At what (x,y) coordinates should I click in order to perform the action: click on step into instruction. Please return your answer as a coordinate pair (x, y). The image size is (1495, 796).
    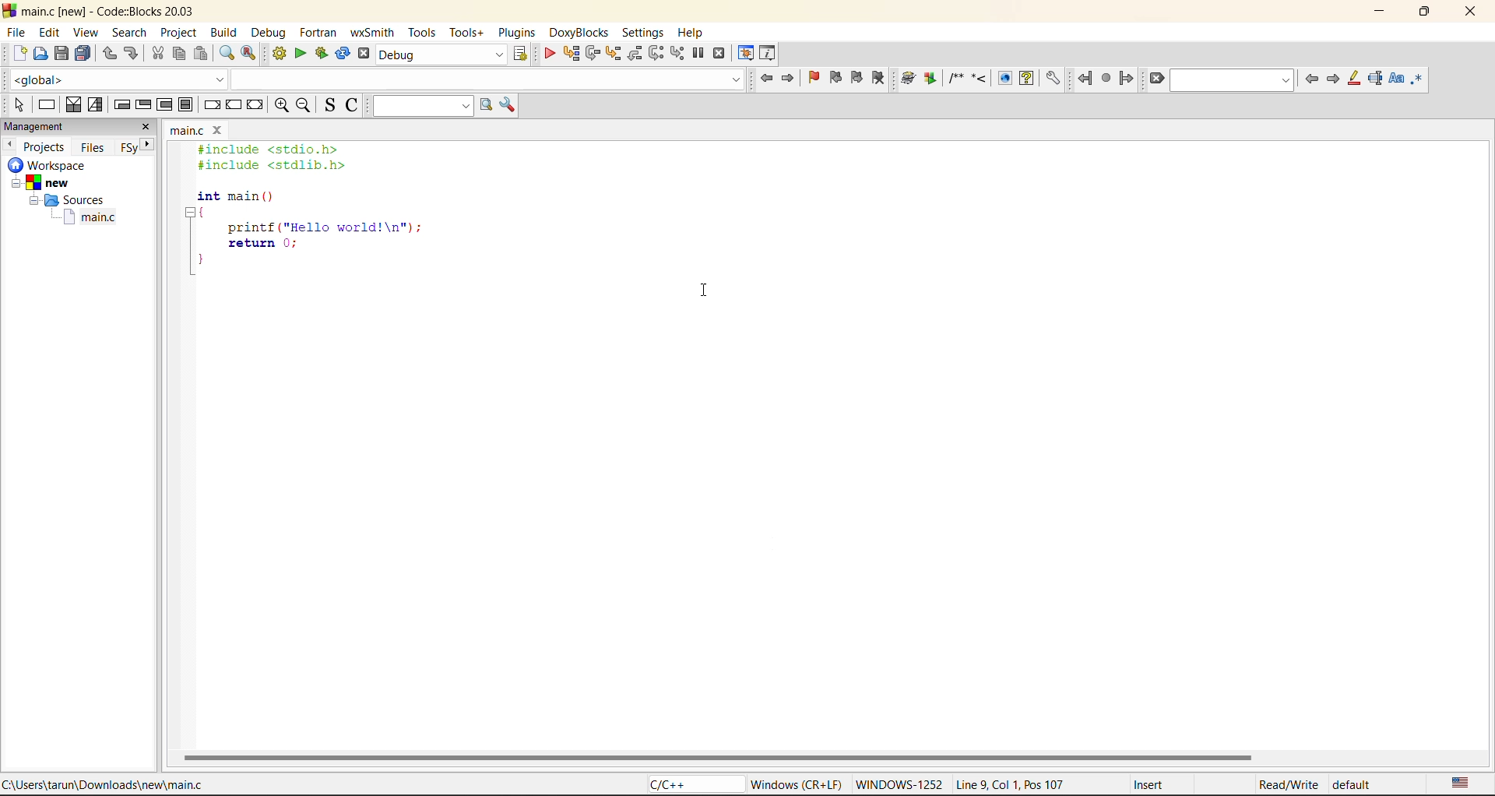
    Looking at the image, I should click on (677, 53).